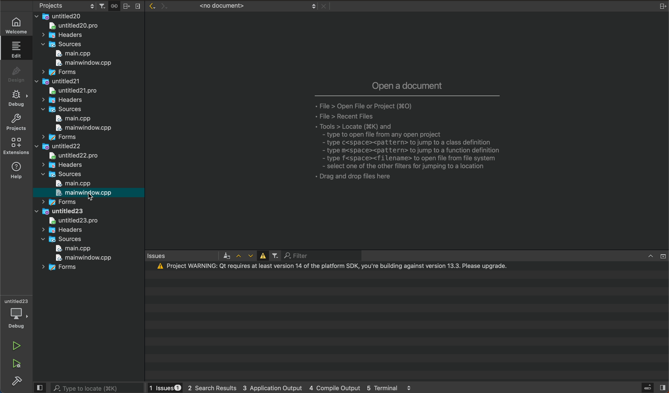  What do you see at coordinates (69, 221) in the screenshot?
I see `untitled23 pro` at bounding box center [69, 221].